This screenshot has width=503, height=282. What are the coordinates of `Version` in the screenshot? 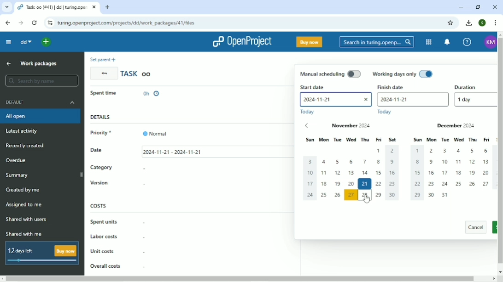 It's located at (99, 183).